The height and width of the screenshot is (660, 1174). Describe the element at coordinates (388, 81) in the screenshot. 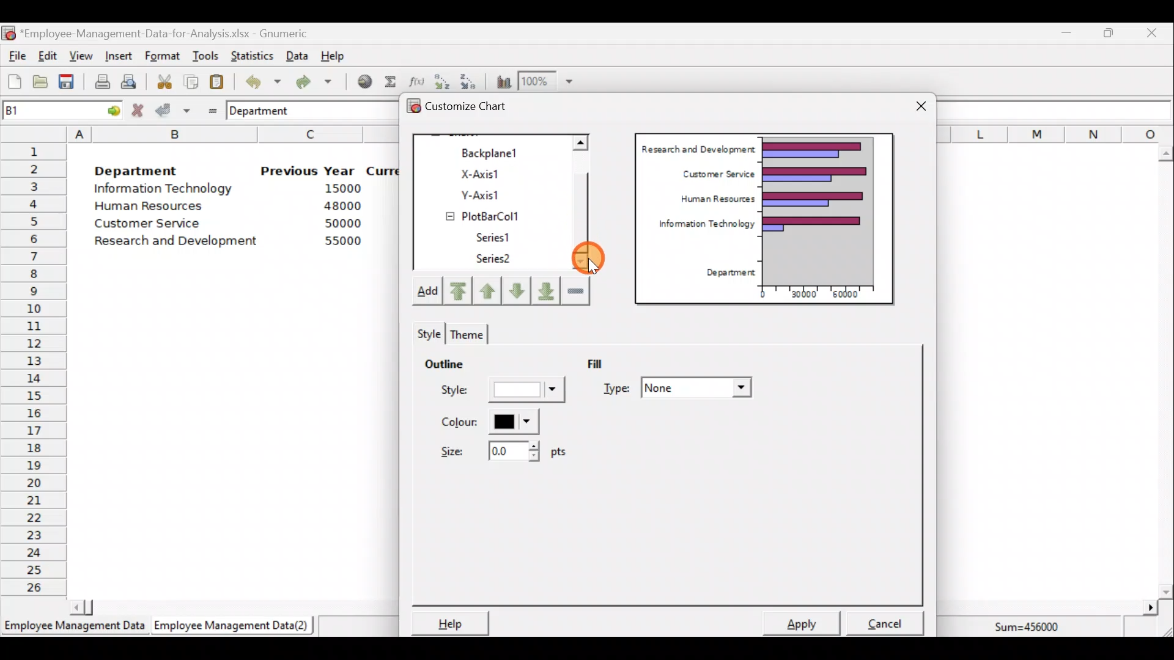

I see `Sum into the current cell` at that location.